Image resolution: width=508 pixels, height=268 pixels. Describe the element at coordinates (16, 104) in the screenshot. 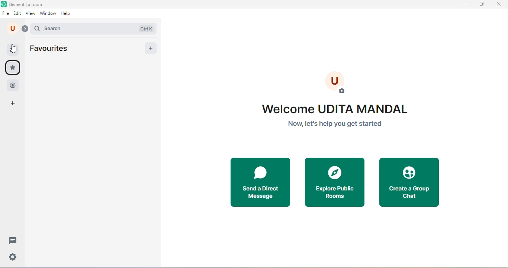

I see `create a space` at that location.